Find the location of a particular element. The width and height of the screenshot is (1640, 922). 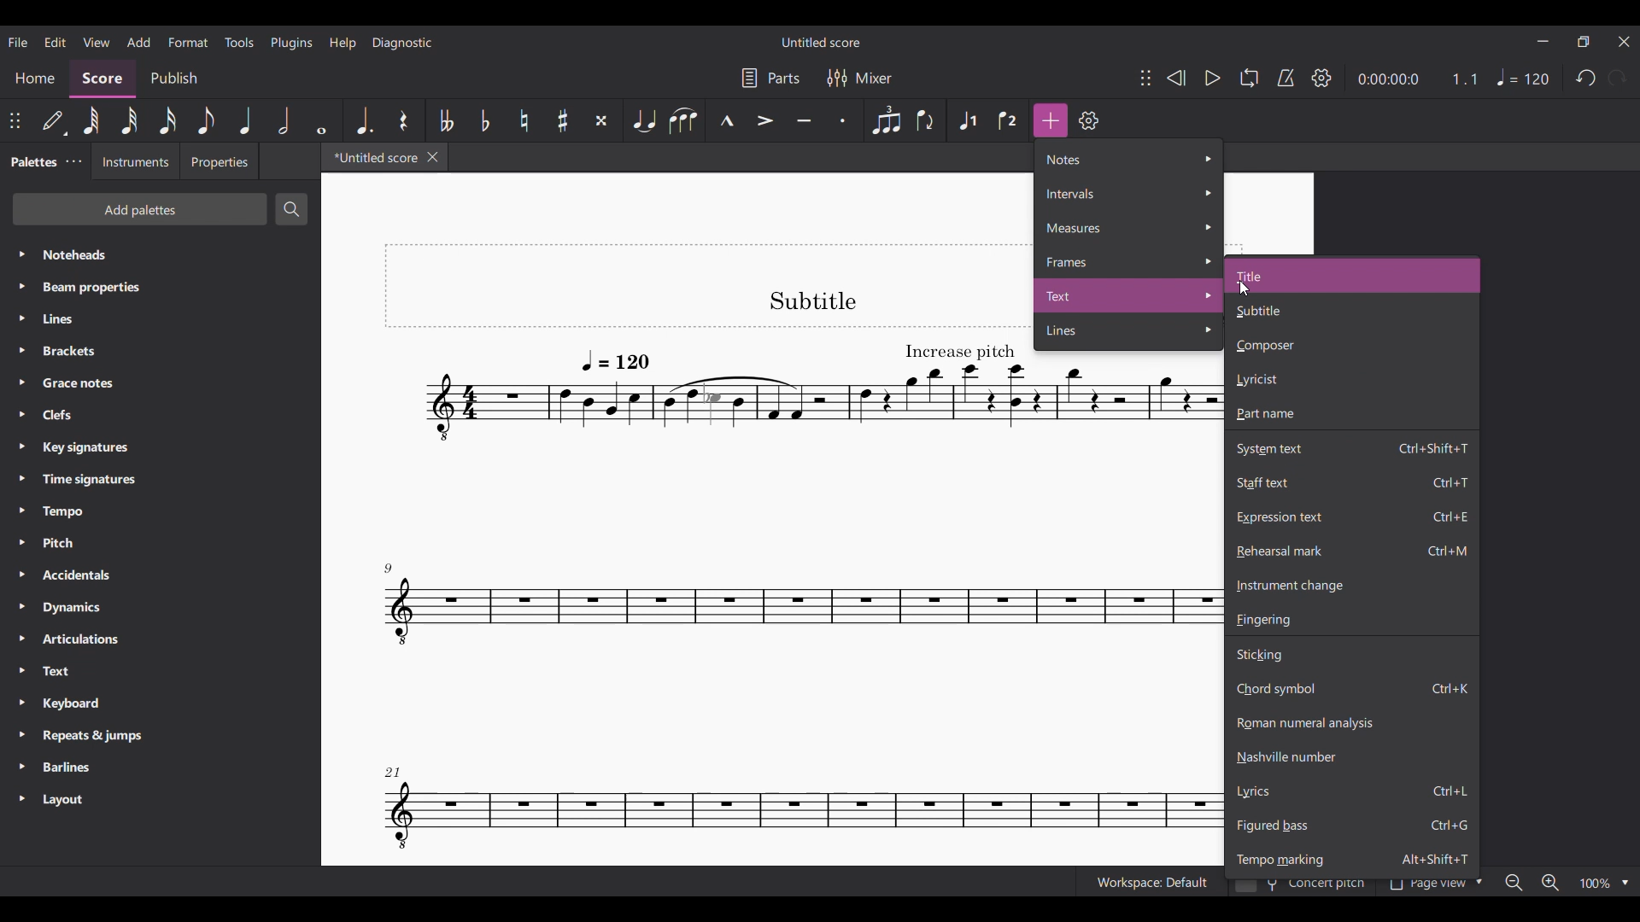

Grace notes is located at coordinates (160, 383).